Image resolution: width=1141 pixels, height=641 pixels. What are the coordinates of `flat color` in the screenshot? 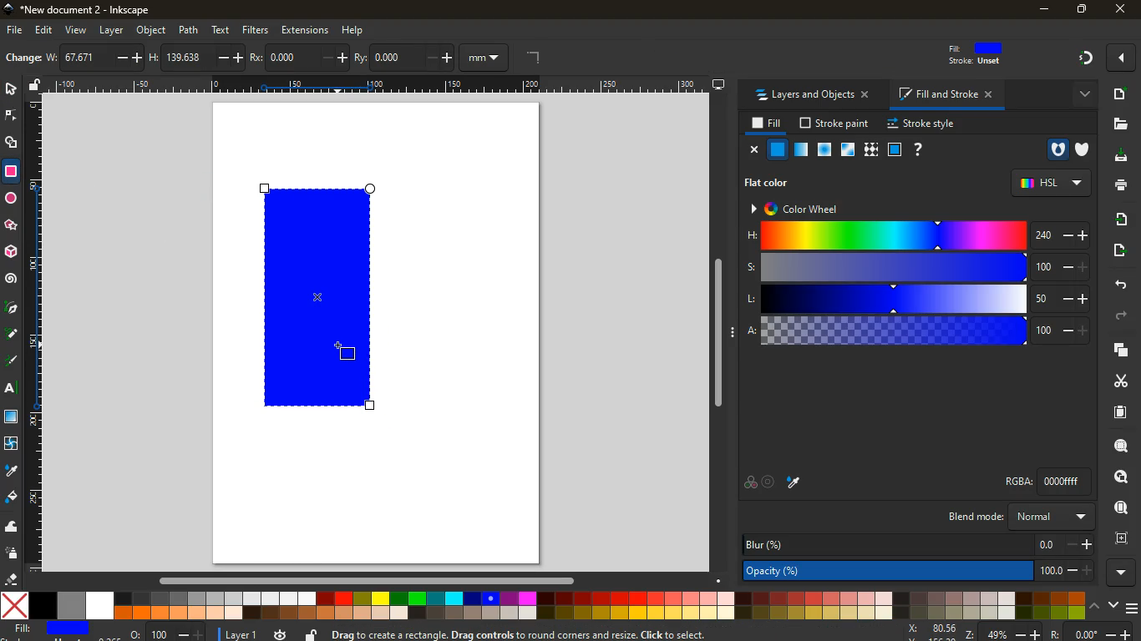 It's located at (765, 183).